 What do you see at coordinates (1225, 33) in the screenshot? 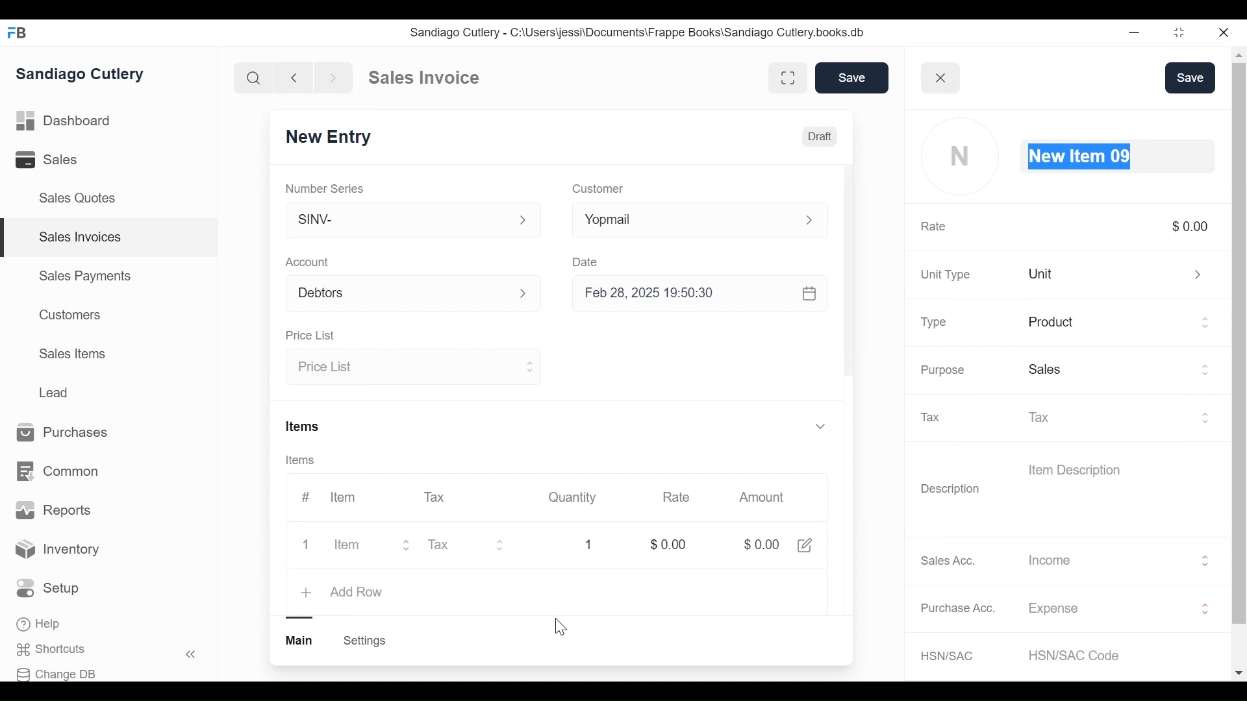
I see `close` at bounding box center [1225, 33].